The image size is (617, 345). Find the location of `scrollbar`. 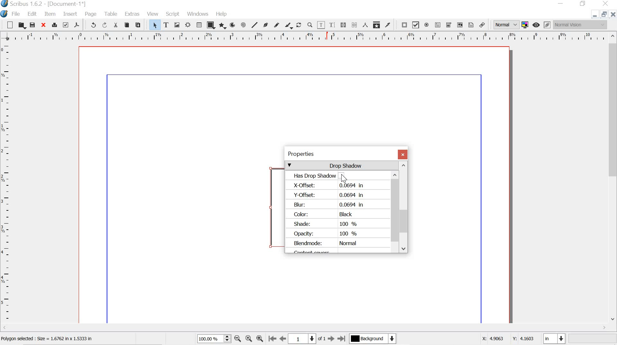

scrollbar is located at coordinates (613, 177).